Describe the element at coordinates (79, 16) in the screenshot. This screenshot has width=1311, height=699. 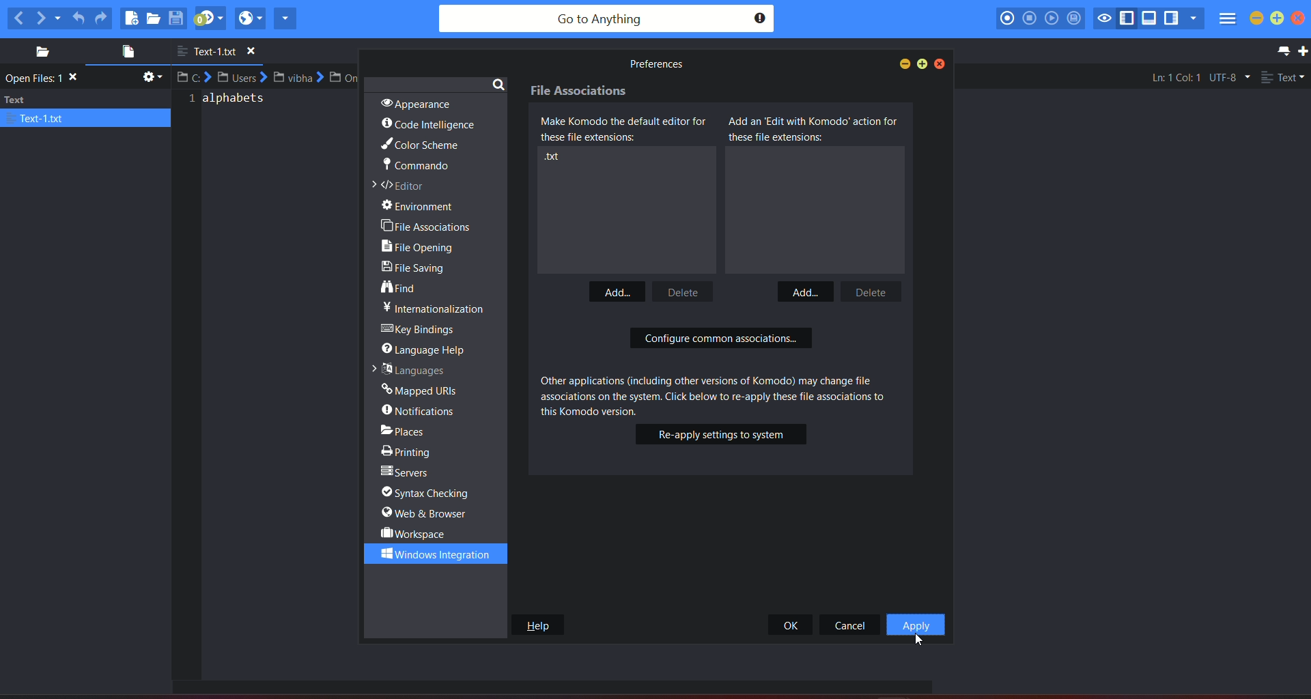
I see `undo` at that location.